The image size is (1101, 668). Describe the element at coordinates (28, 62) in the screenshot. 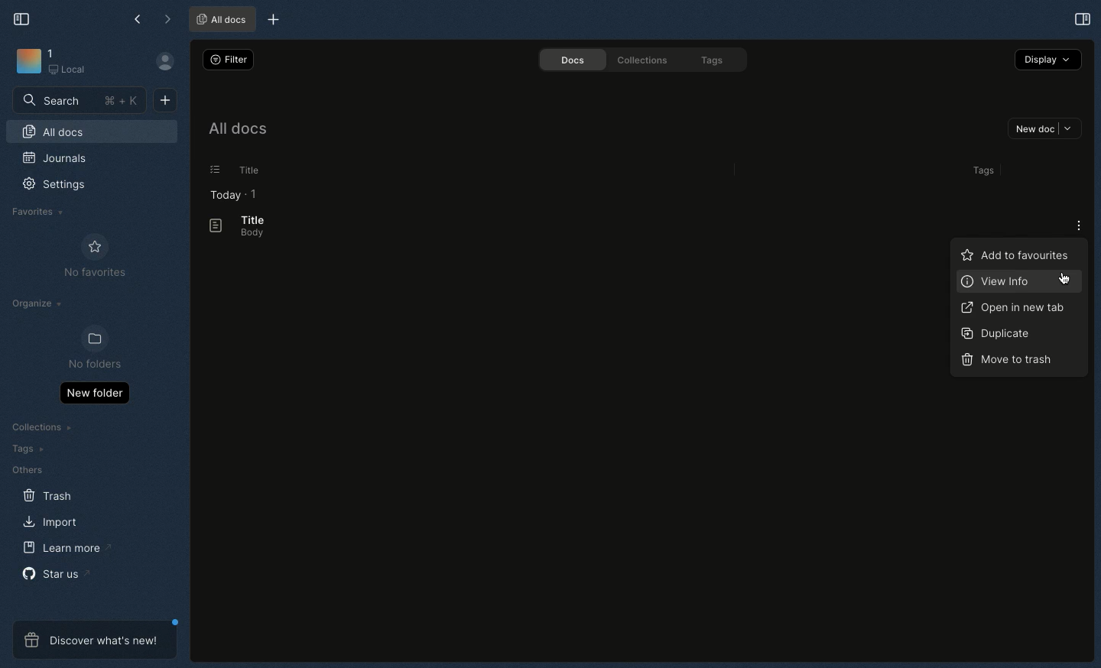

I see `Icon` at that location.